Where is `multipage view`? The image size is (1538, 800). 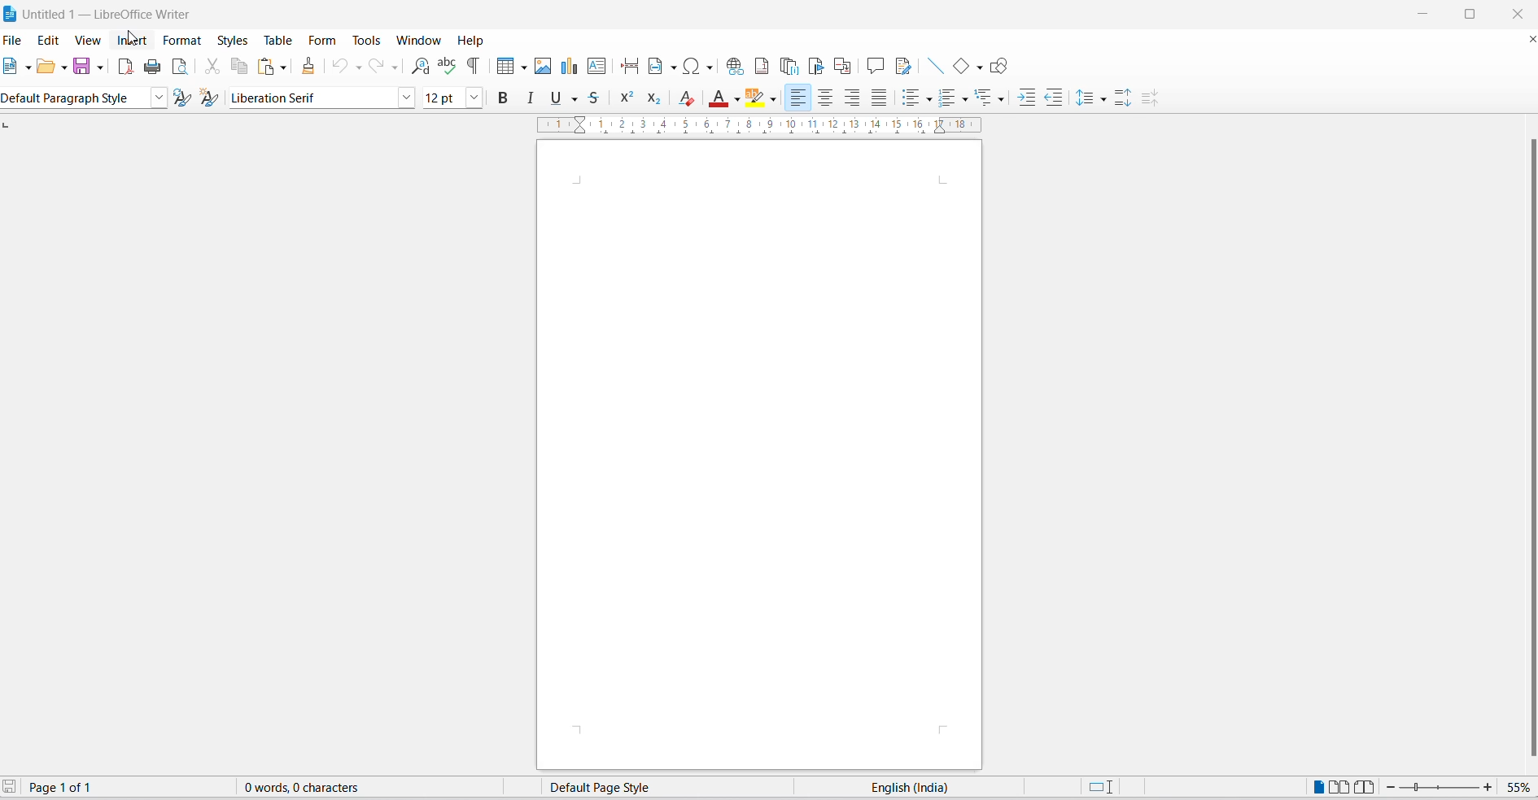 multipage view is located at coordinates (1340, 788).